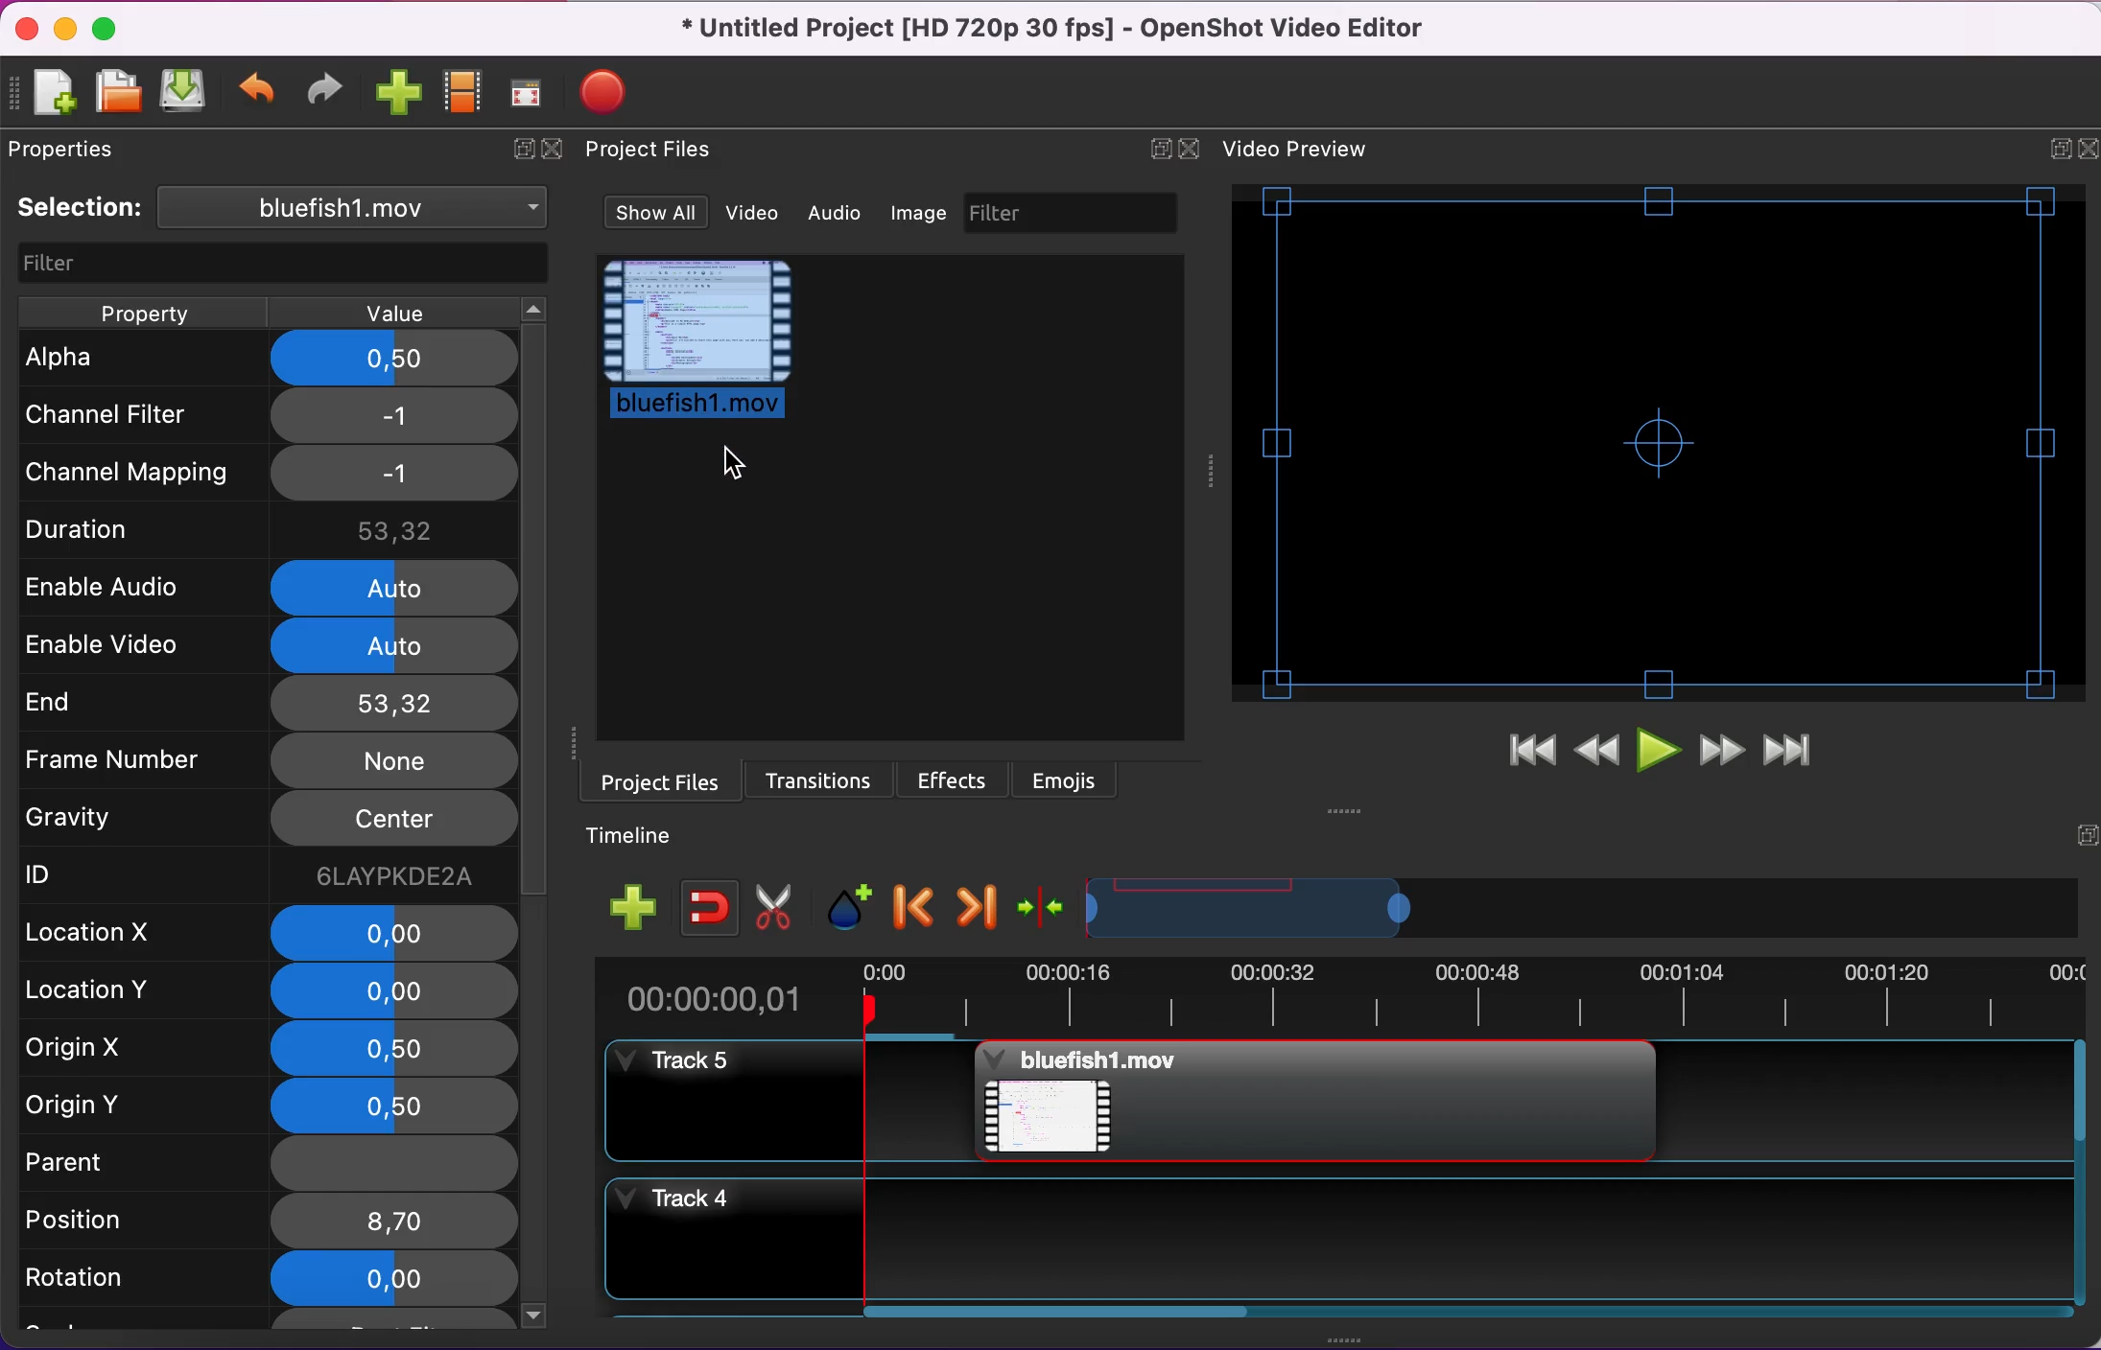 Image resolution: width=2101 pixels, height=1350 pixels. Describe the element at coordinates (523, 149) in the screenshot. I see `expand/hide` at that location.